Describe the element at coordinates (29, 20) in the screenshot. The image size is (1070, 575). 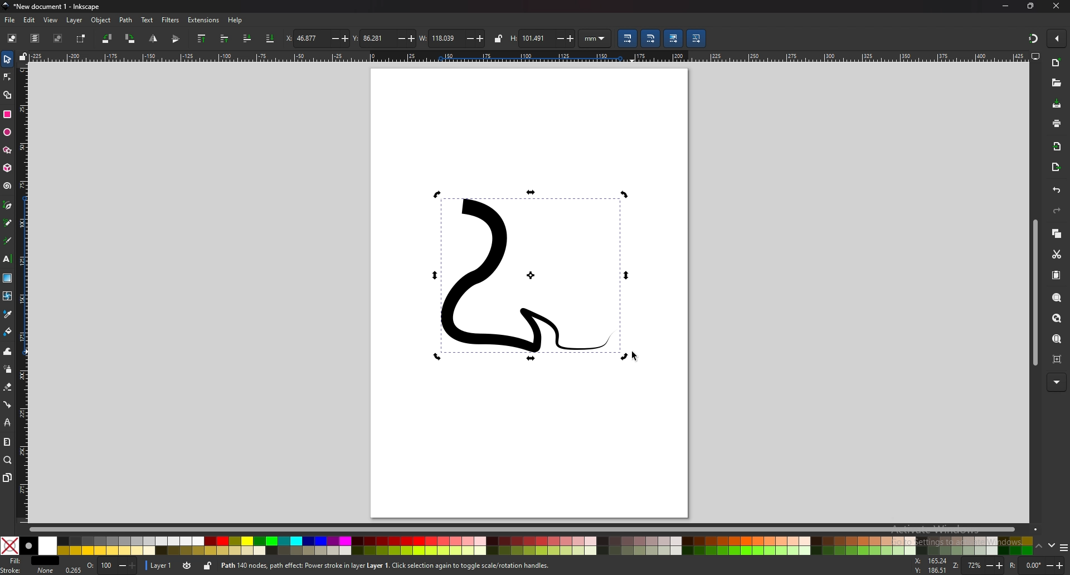
I see `edit` at that location.